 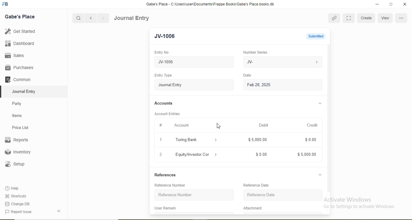 I want to click on Journal Entry, so click(x=132, y=18).